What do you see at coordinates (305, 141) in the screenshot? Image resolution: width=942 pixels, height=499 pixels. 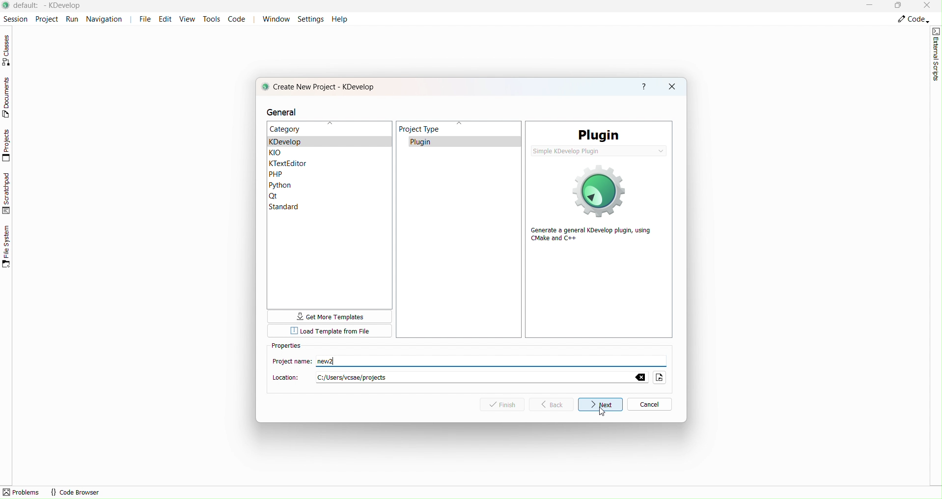 I see `kdevelop` at bounding box center [305, 141].